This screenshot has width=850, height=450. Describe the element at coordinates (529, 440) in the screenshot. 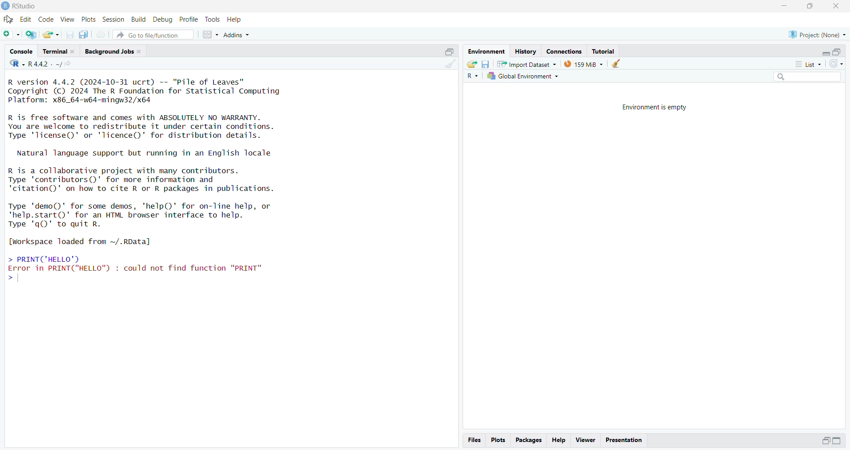

I see `packages` at that location.